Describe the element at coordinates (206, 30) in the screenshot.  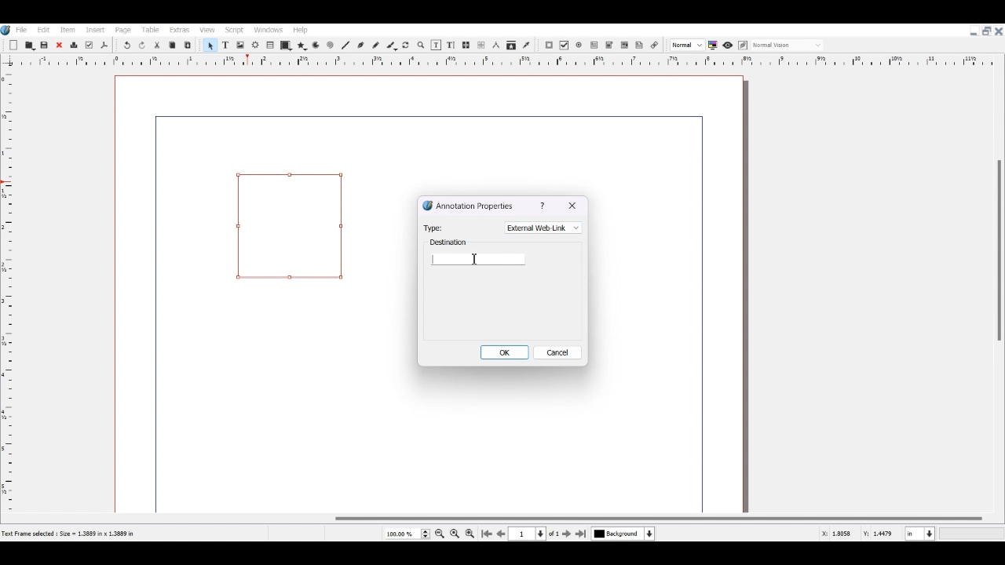
I see `View` at that location.